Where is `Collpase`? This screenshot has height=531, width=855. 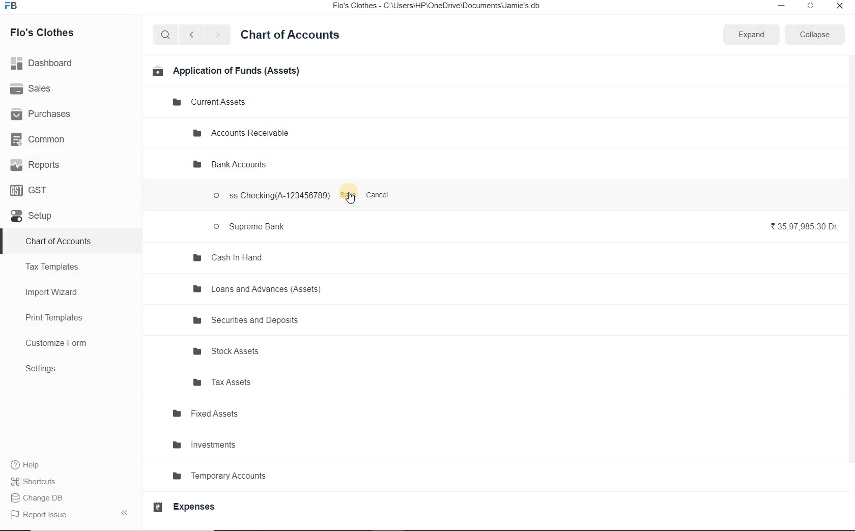 Collpase is located at coordinates (124, 512).